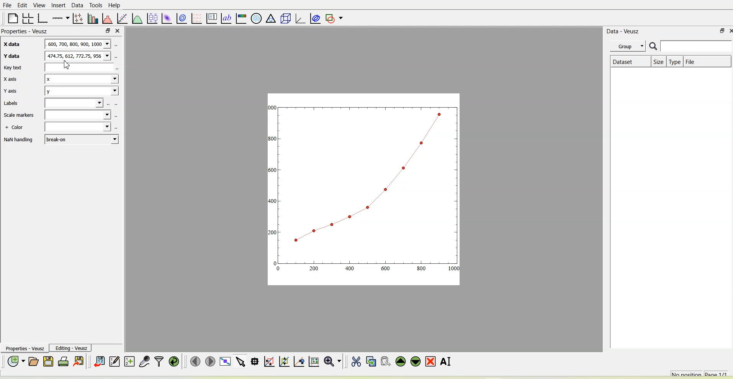 Image resolution: width=733 pixels, height=379 pixels. What do you see at coordinates (241, 361) in the screenshot?
I see `Select items from the graph or scroll` at bounding box center [241, 361].